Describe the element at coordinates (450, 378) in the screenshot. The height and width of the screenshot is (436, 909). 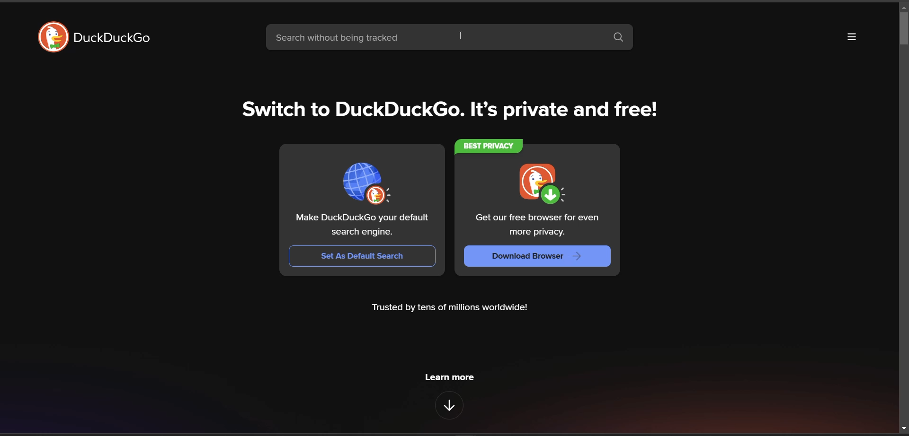
I see `learn more` at that location.